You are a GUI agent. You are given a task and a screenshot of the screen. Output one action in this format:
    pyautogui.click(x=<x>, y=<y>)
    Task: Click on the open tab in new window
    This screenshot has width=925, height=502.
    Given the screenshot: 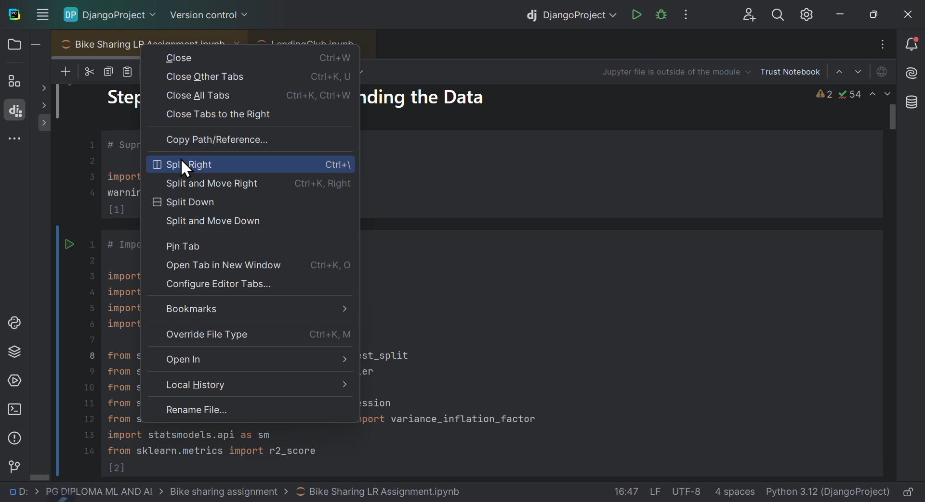 What is the action you would take?
    pyautogui.click(x=255, y=265)
    